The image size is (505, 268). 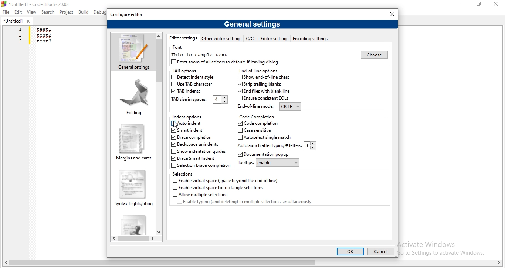 I want to click on Use TAB character, so click(x=192, y=85).